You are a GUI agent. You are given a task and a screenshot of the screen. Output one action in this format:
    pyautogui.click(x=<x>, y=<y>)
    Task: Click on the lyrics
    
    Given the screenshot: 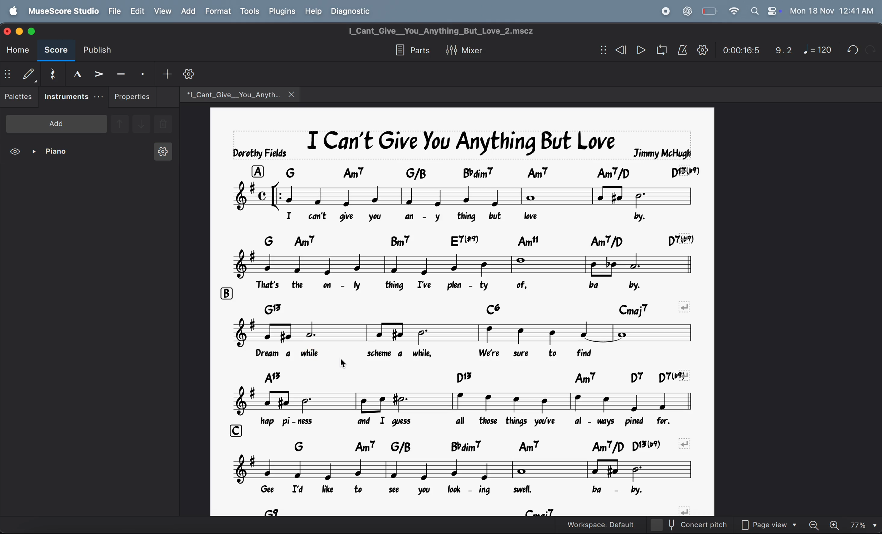 What is the action you would take?
    pyautogui.click(x=483, y=424)
    